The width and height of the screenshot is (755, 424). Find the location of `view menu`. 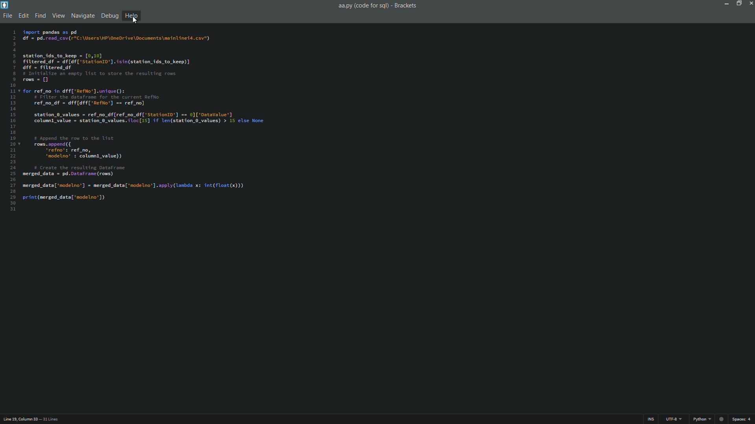

view menu is located at coordinates (57, 16).